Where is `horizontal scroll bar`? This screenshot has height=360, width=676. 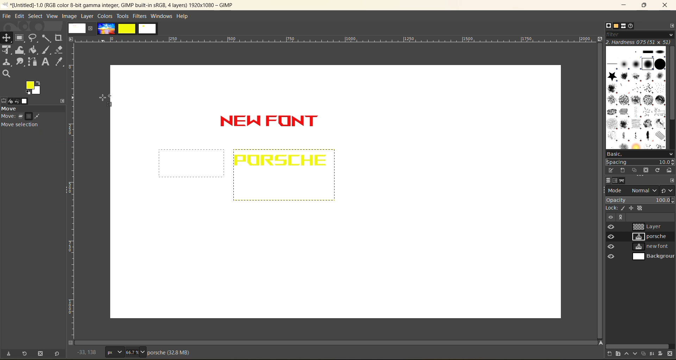 horizontal scroll bar is located at coordinates (638, 345).